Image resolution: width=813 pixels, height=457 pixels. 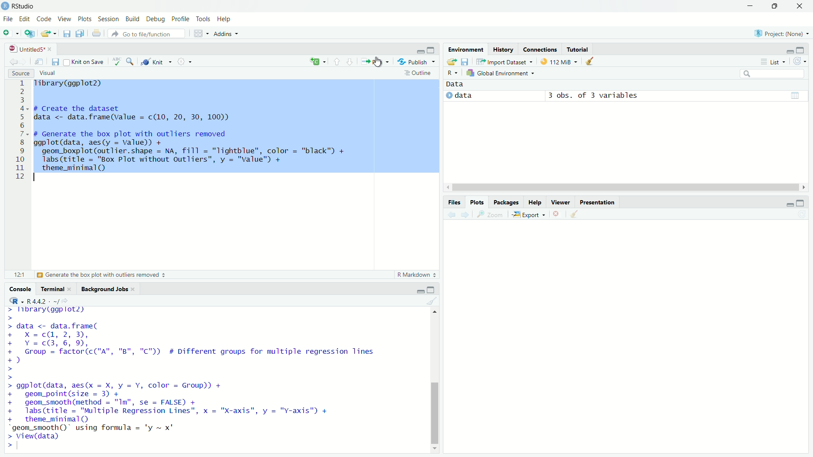 What do you see at coordinates (20, 130) in the screenshot?
I see `1
2
g
4.
5
6
7
8
9
10
11
12` at bounding box center [20, 130].